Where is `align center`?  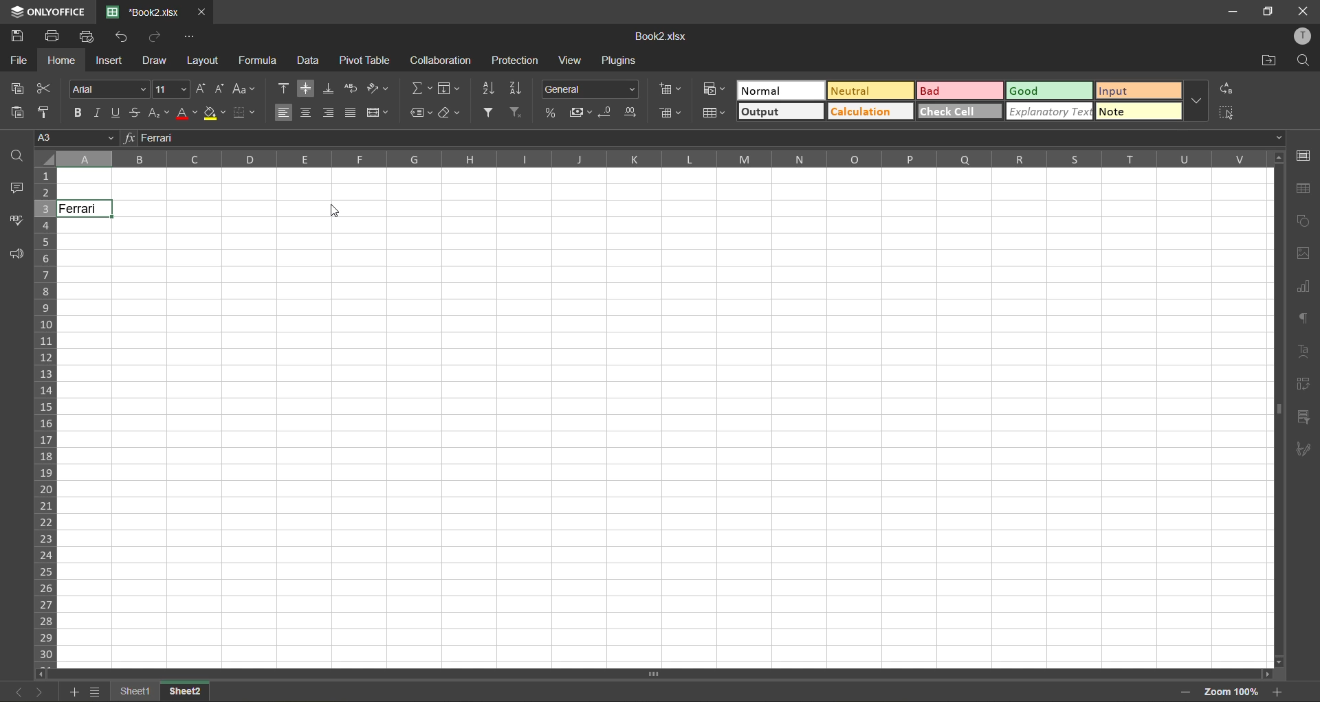 align center is located at coordinates (307, 113).